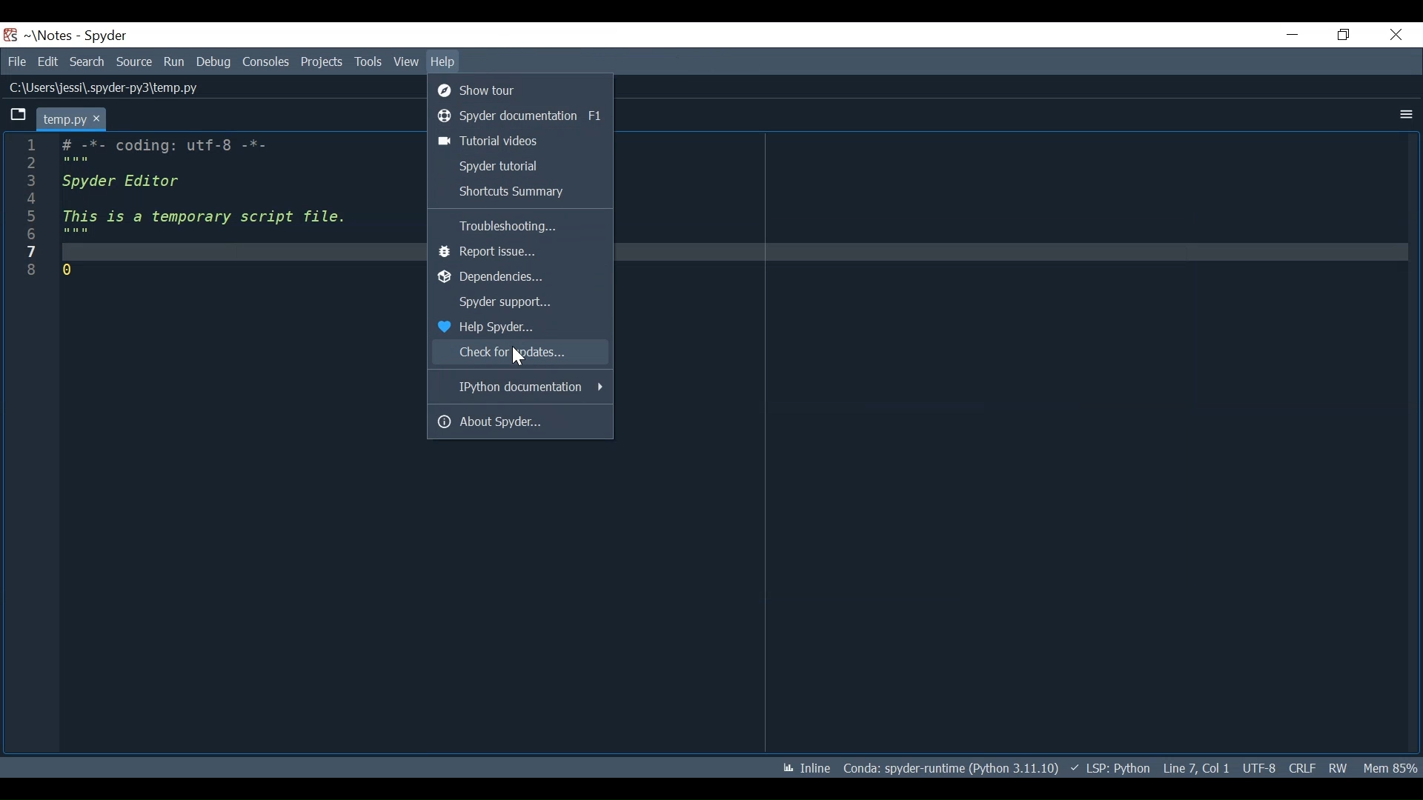 The height and width of the screenshot is (800, 1423). Describe the element at coordinates (517, 251) in the screenshot. I see `Report Issue` at that location.